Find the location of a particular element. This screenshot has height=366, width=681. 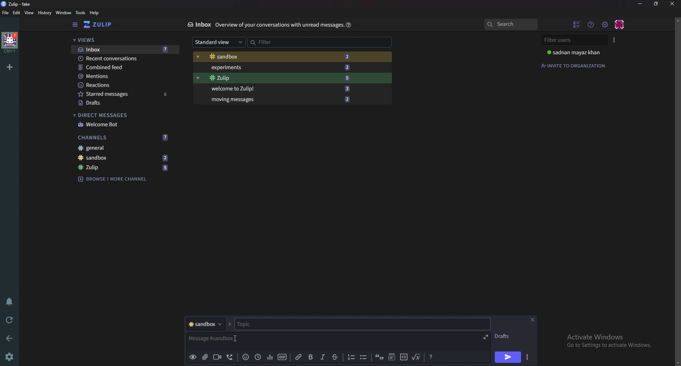

Drafts is located at coordinates (122, 103).